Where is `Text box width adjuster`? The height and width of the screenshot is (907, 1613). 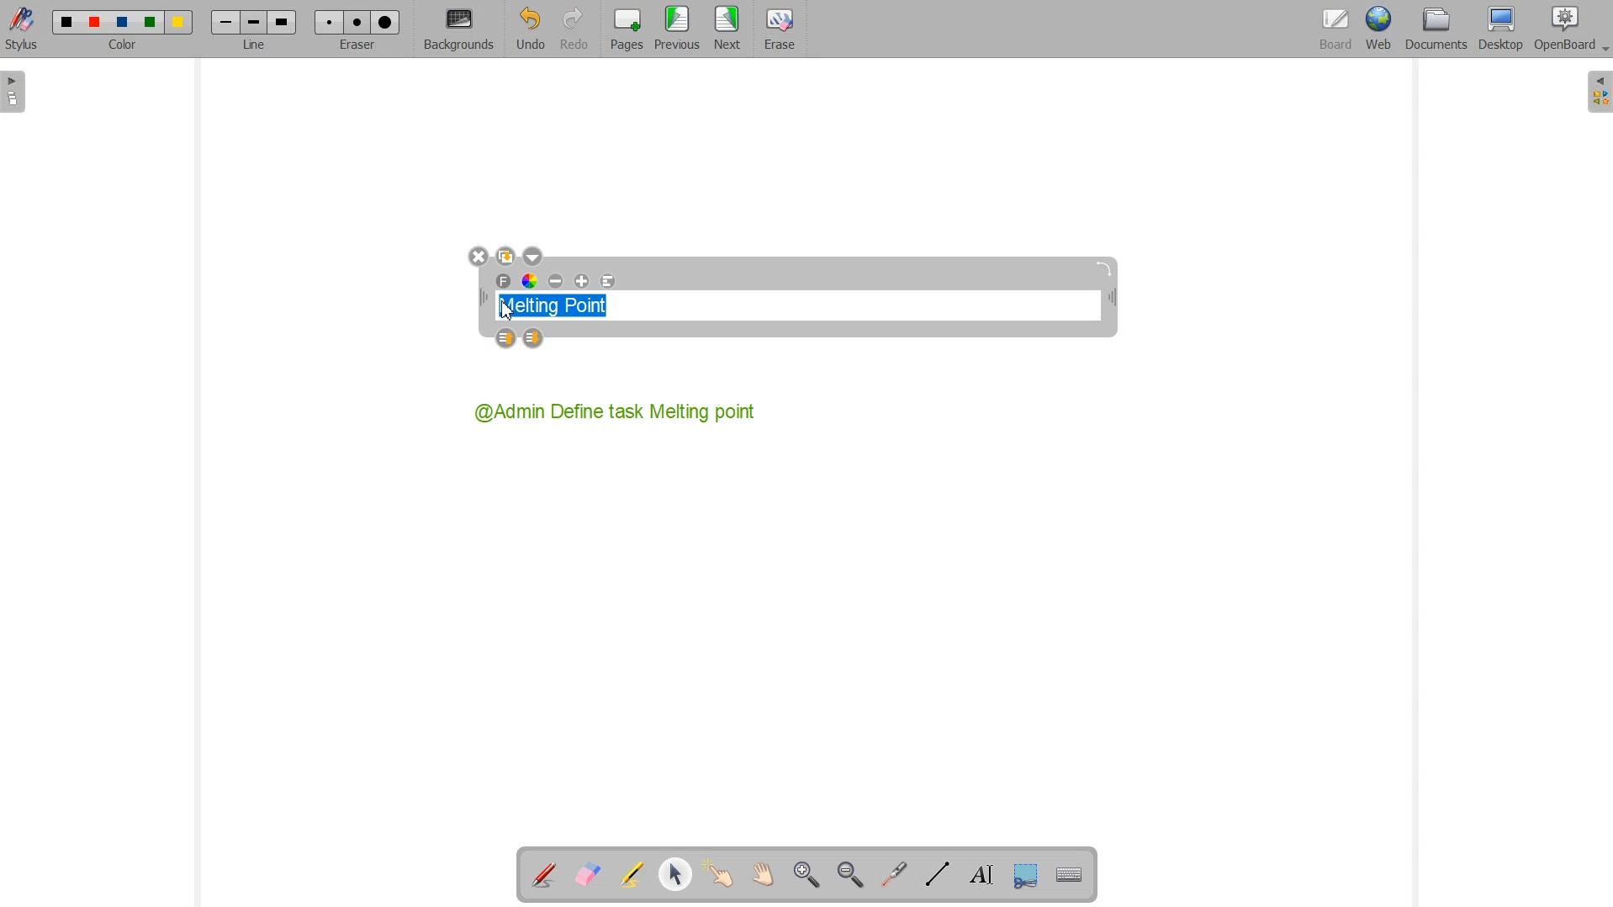
Text box width adjuster is located at coordinates (483, 298).